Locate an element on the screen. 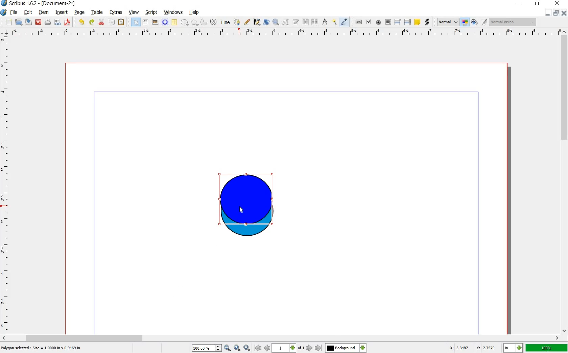 This screenshot has width=568, height=353. save is located at coordinates (28, 22).